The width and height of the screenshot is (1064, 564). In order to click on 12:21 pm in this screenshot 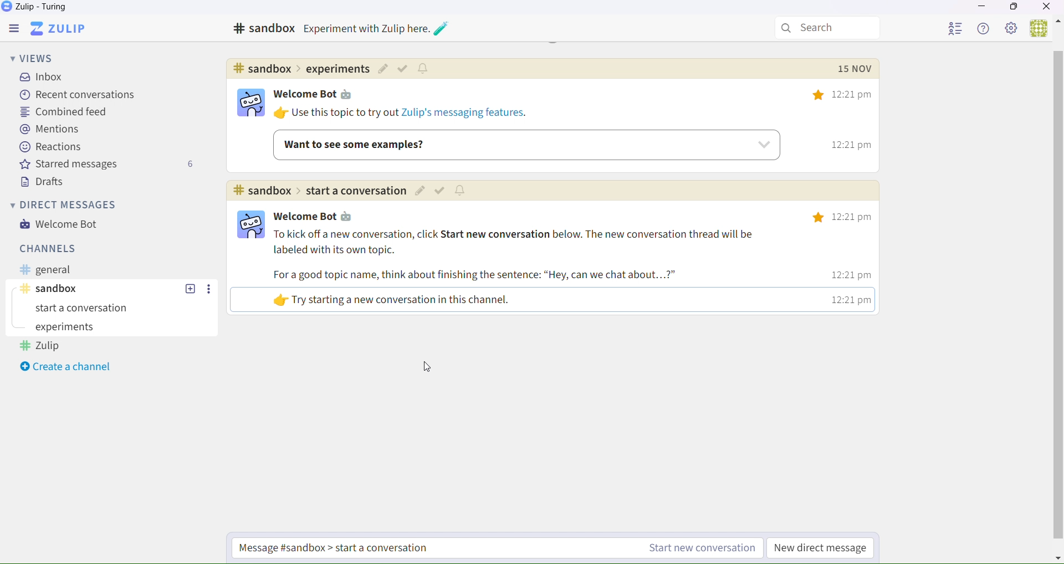, I will do `click(846, 95)`.